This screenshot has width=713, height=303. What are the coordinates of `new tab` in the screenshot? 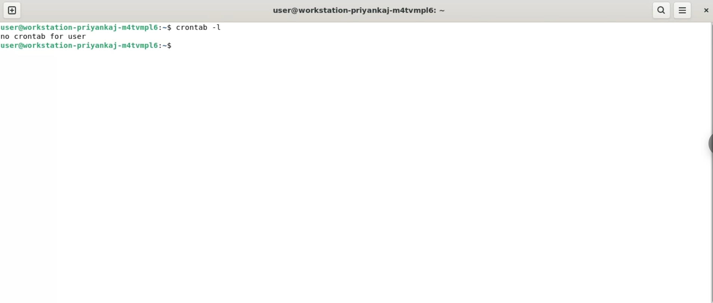 It's located at (12, 10).